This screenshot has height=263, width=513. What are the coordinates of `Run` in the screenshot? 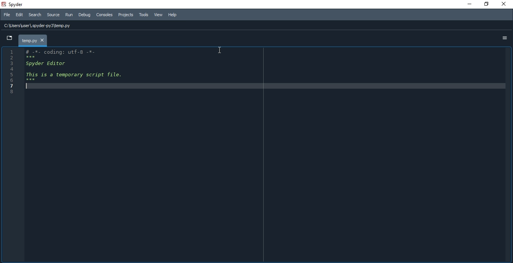 It's located at (68, 15).